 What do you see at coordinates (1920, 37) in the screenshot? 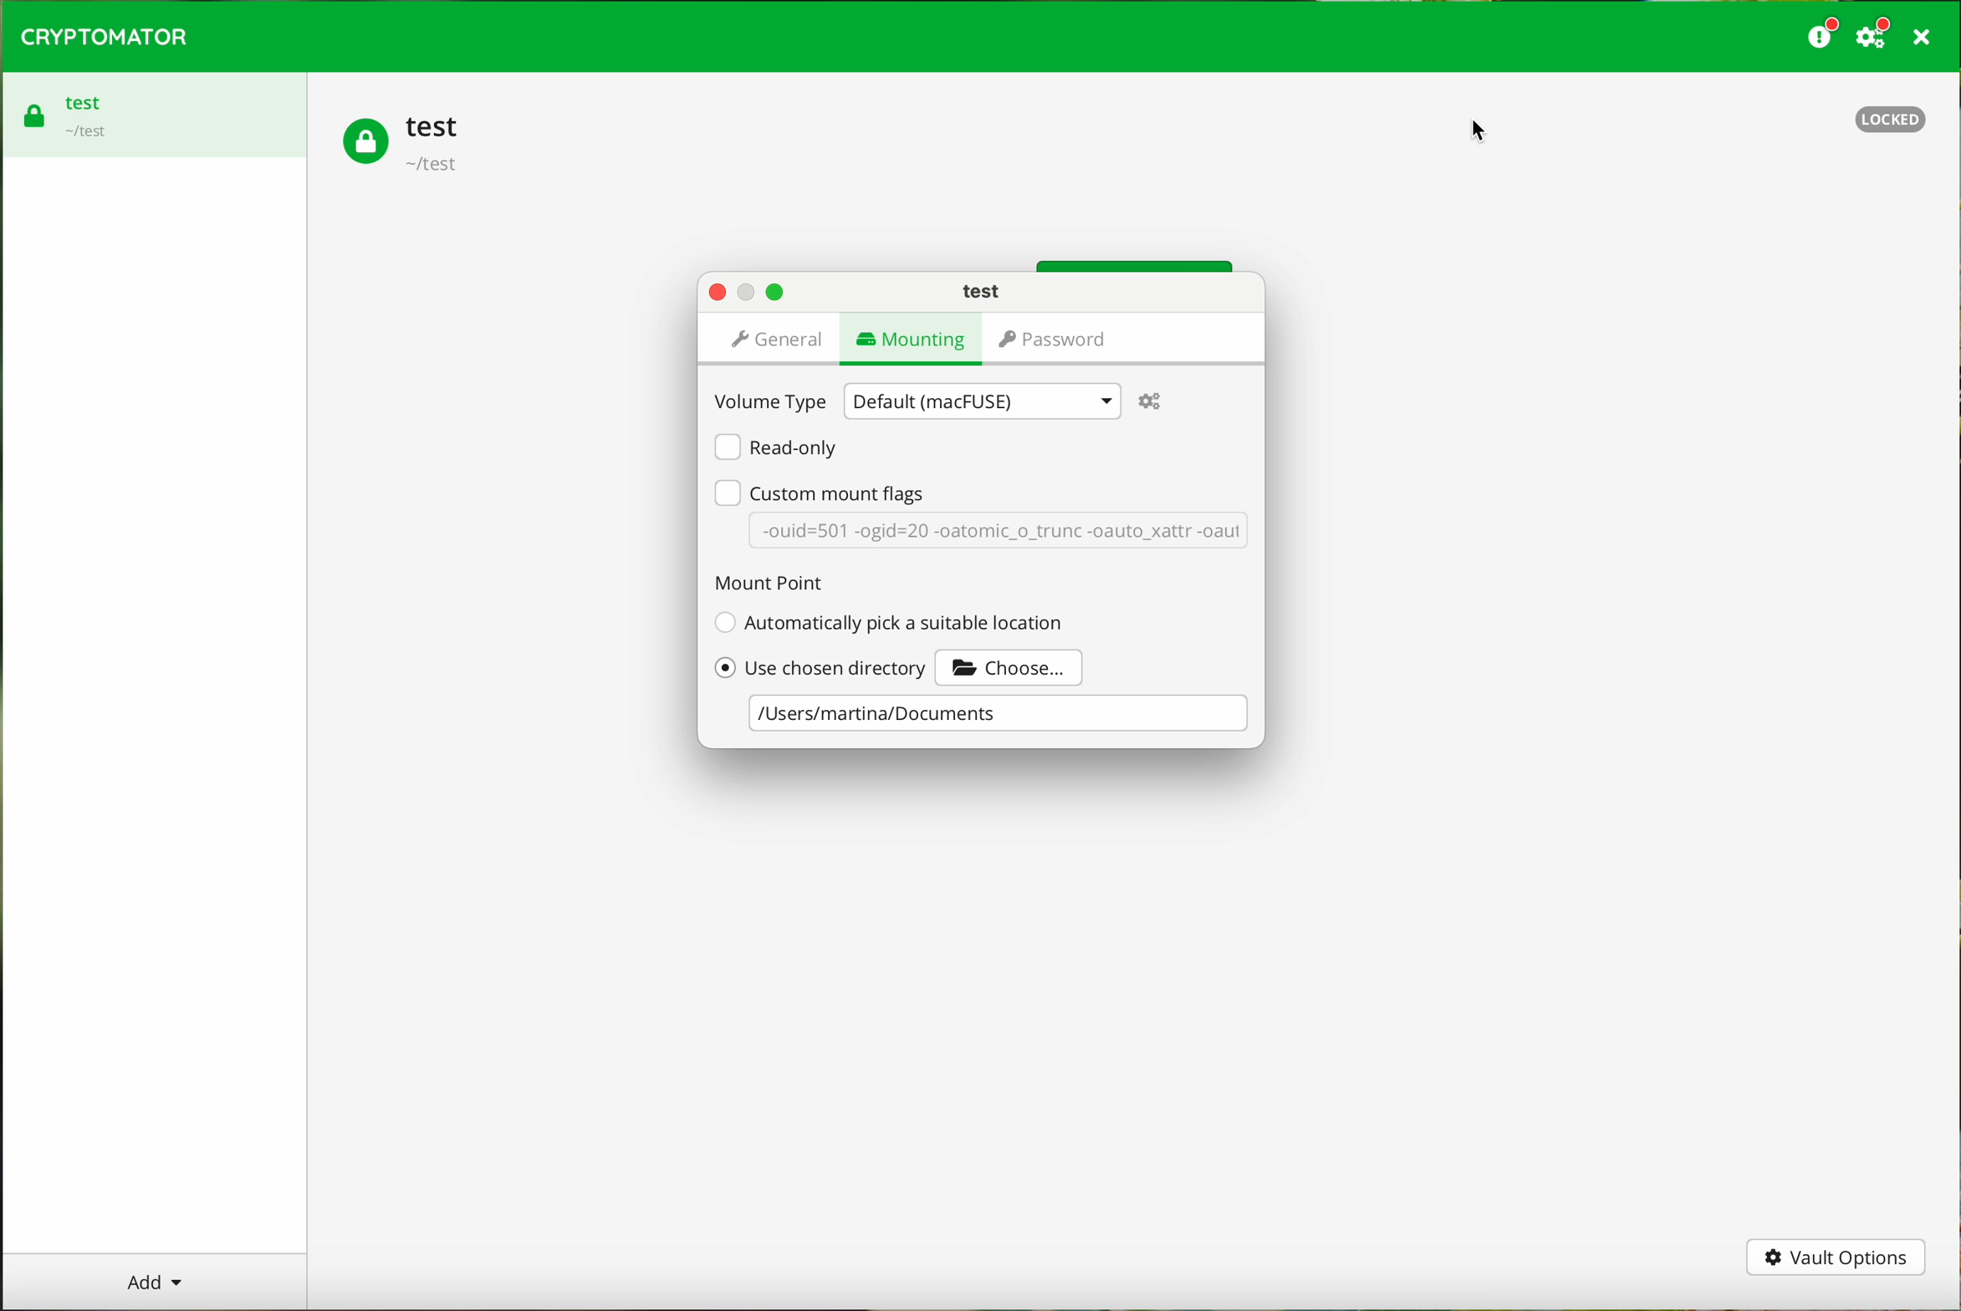
I see `close` at bounding box center [1920, 37].